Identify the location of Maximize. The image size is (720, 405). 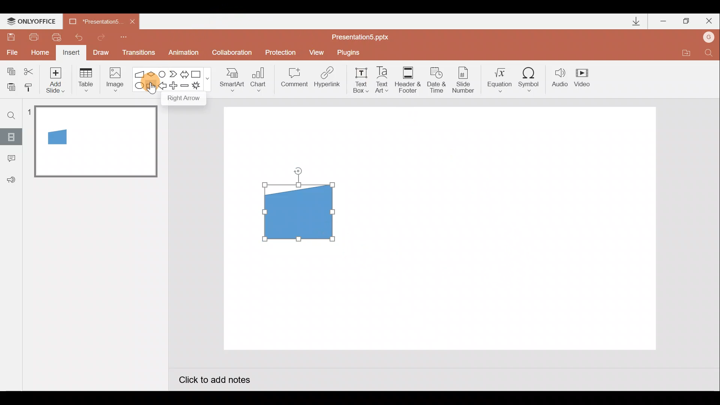
(686, 21).